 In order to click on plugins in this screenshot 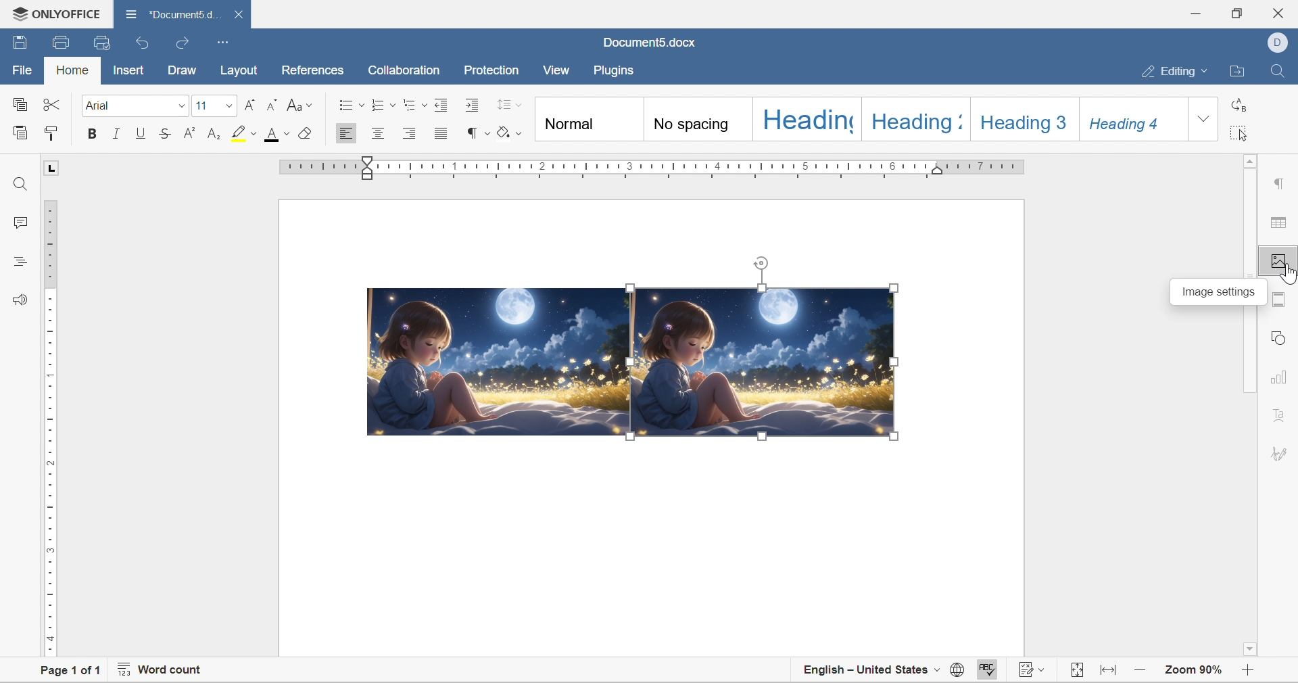, I will do `click(618, 70)`.